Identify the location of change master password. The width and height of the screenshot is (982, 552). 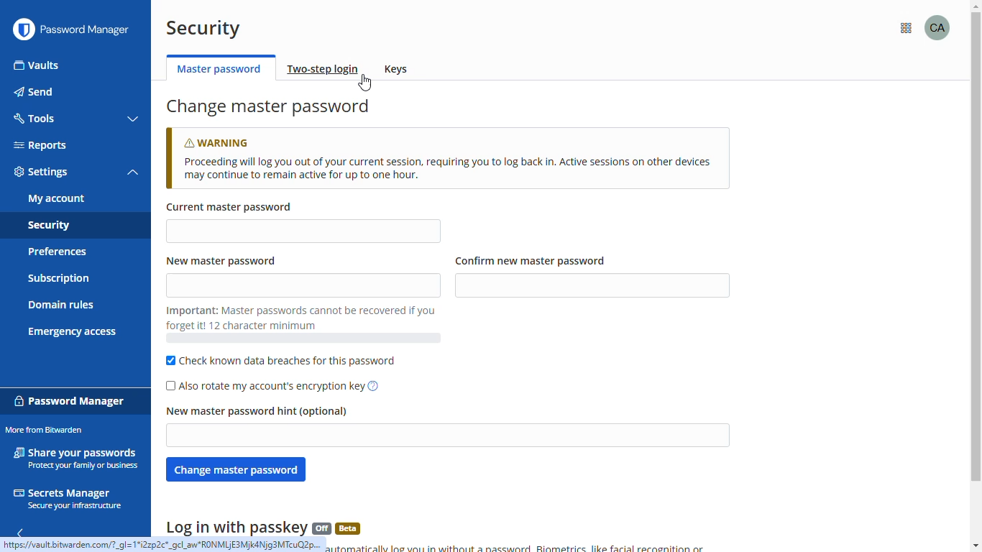
(268, 109).